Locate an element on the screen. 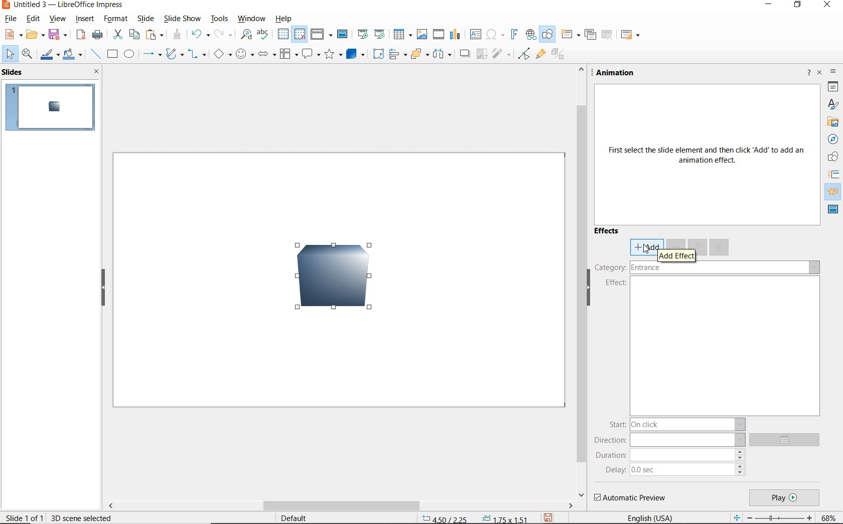 The image size is (843, 524). SLIDE TRANSITION is located at coordinates (834, 175).